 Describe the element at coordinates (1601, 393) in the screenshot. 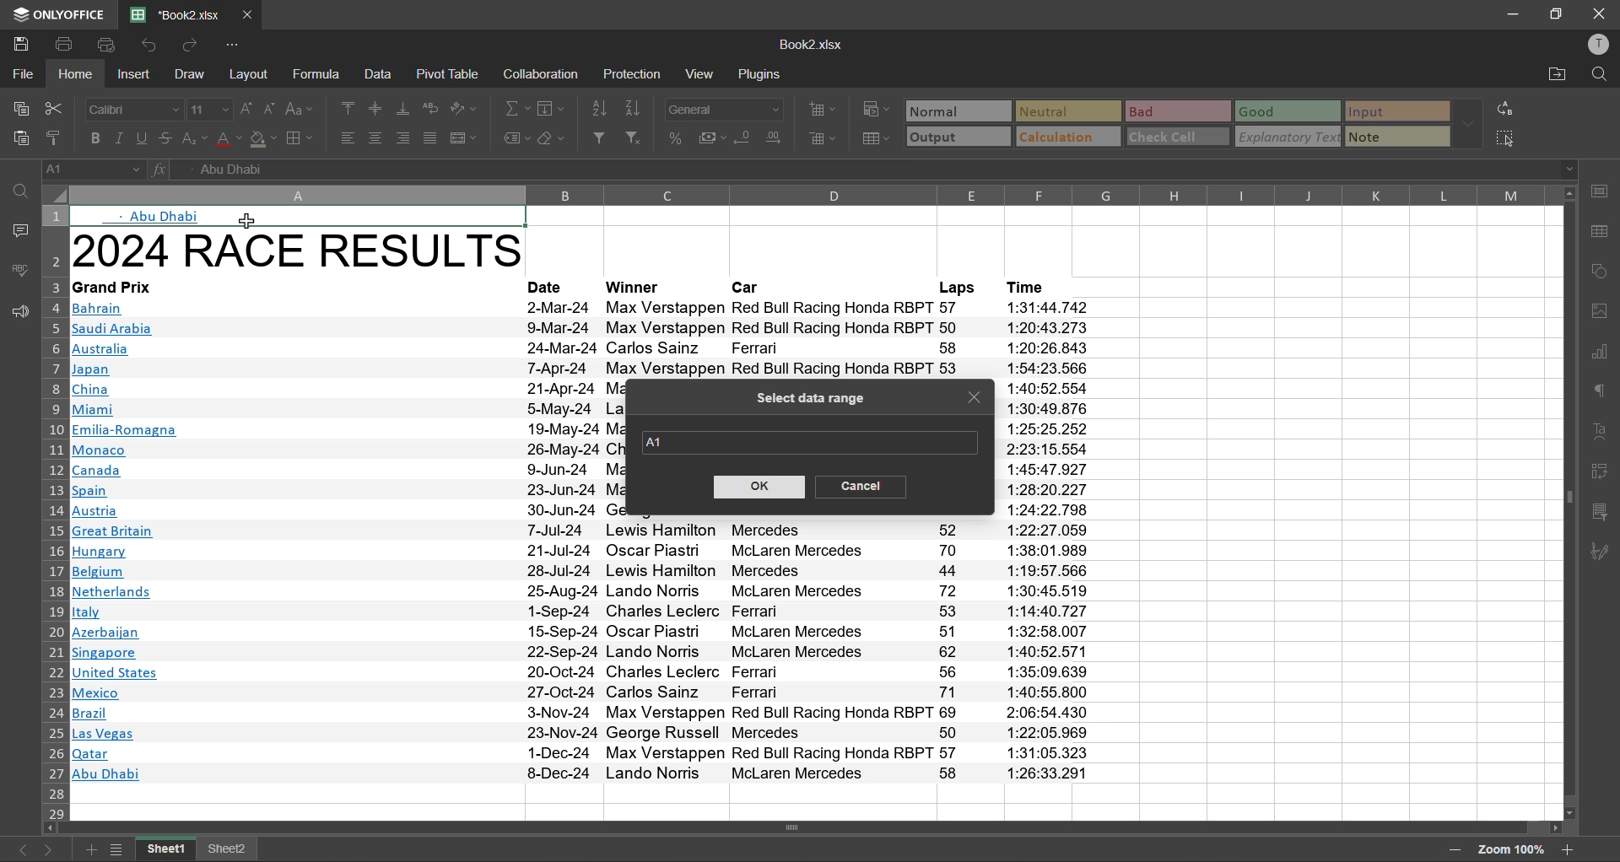

I see `paragraph` at that location.